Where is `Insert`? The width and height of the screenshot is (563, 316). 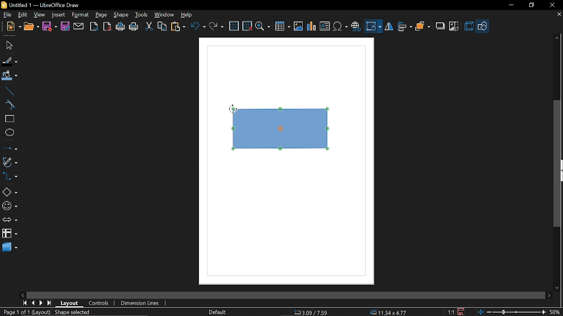
Insert is located at coordinates (59, 14).